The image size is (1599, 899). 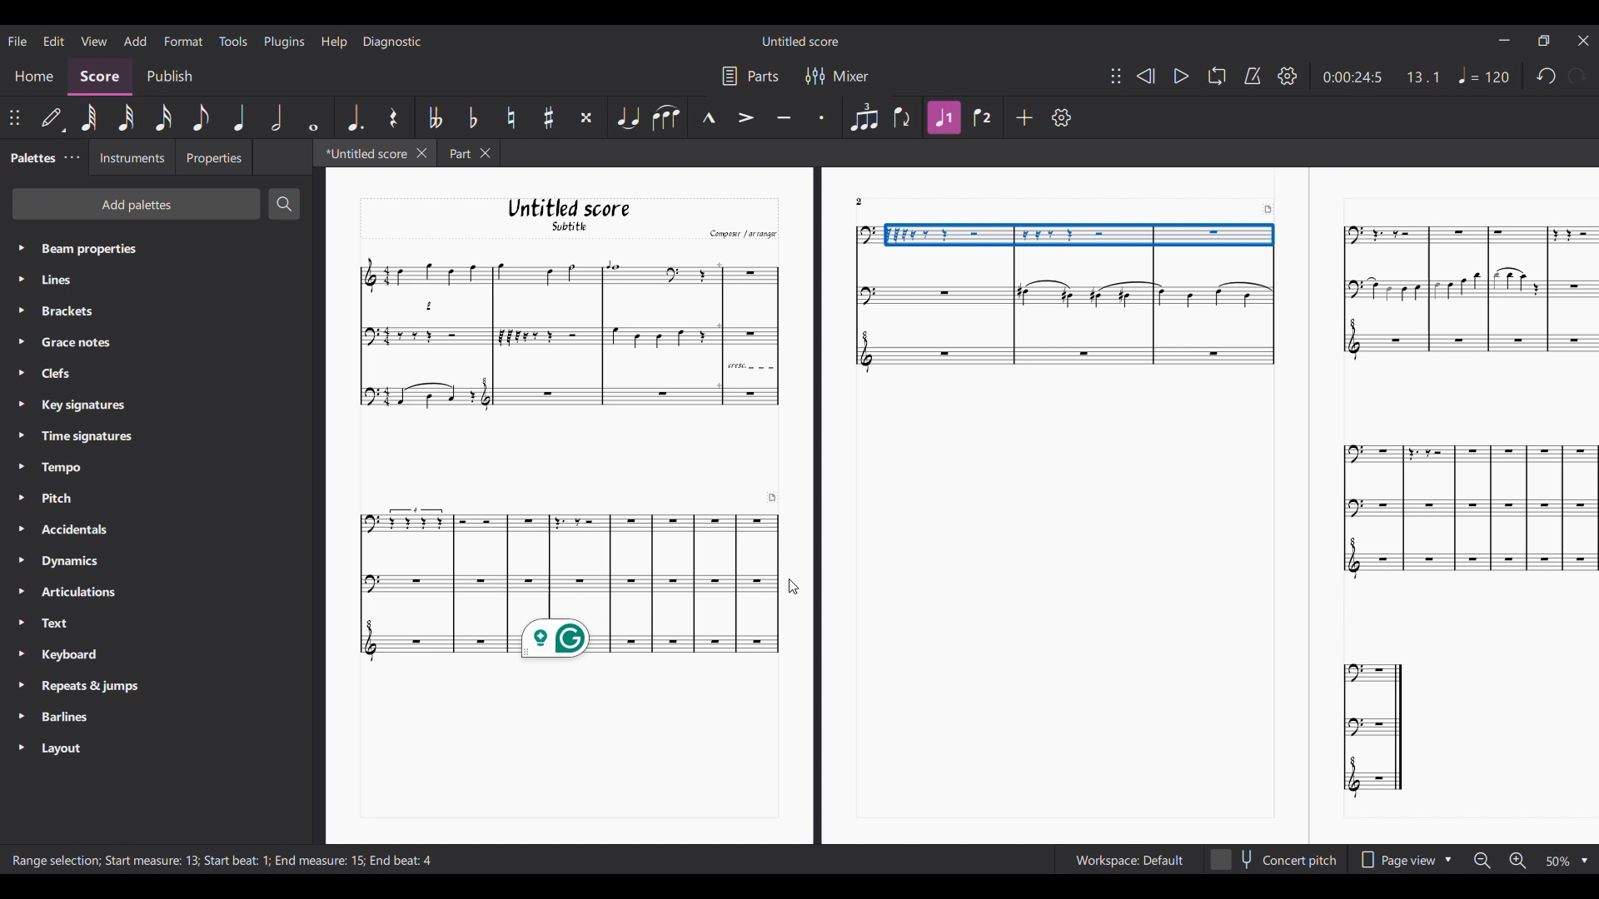 I want to click on Play, so click(x=1182, y=76).